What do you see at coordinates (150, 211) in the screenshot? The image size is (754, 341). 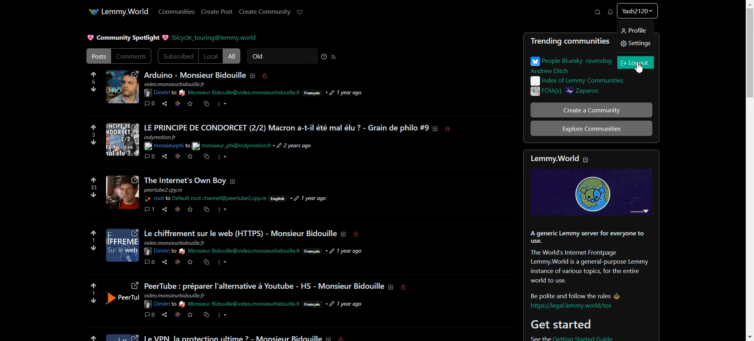 I see `comment` at bounding box center [150, 211].